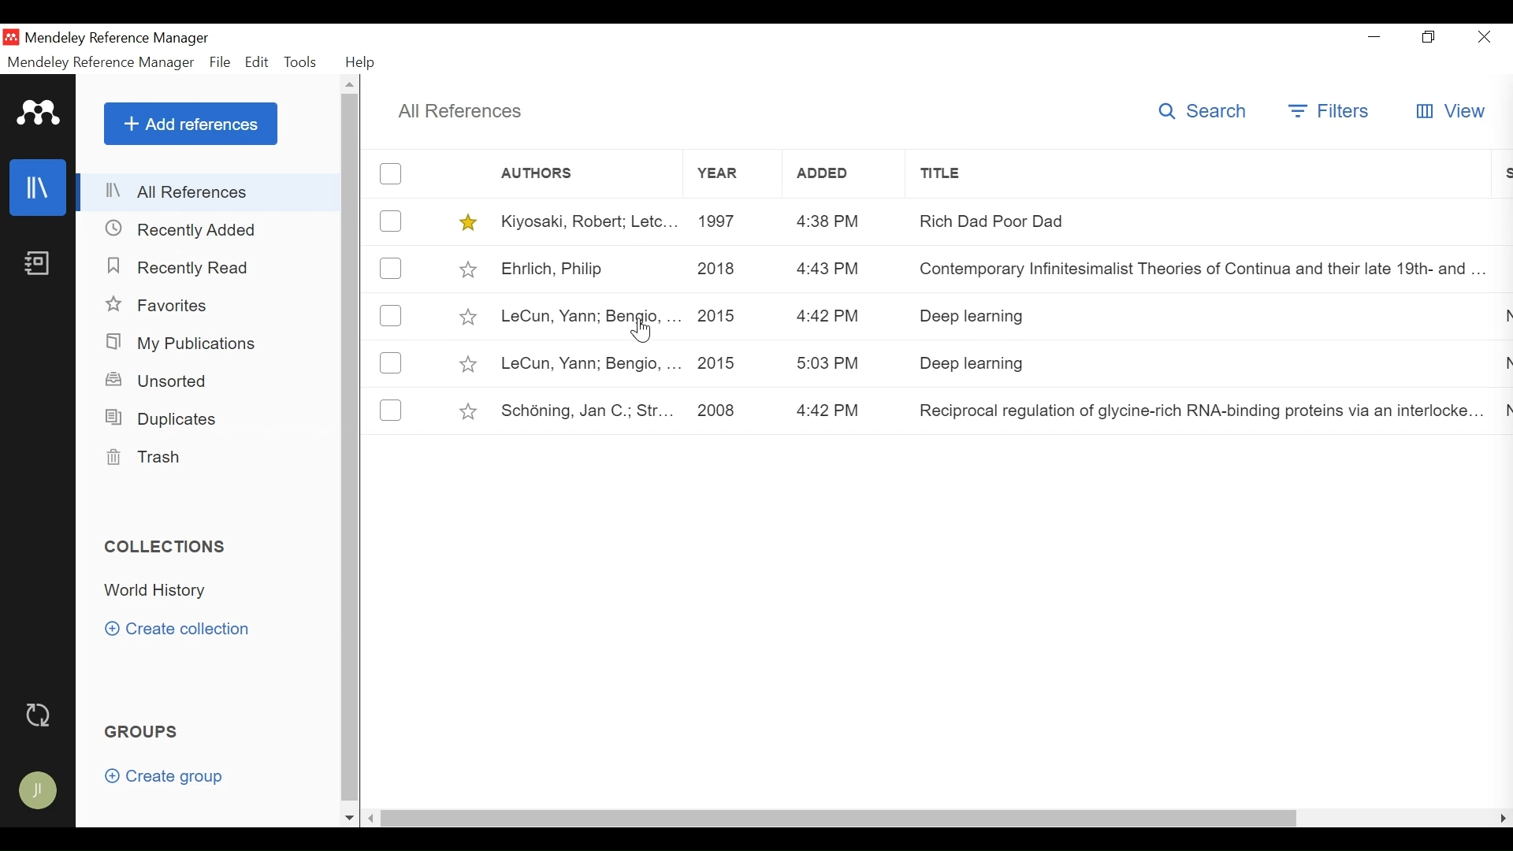 The height and width of the screenshot is (851, 1513). Describe the element at coordinates (186, 344) in the screenshot. I see `My Publications` at that location.